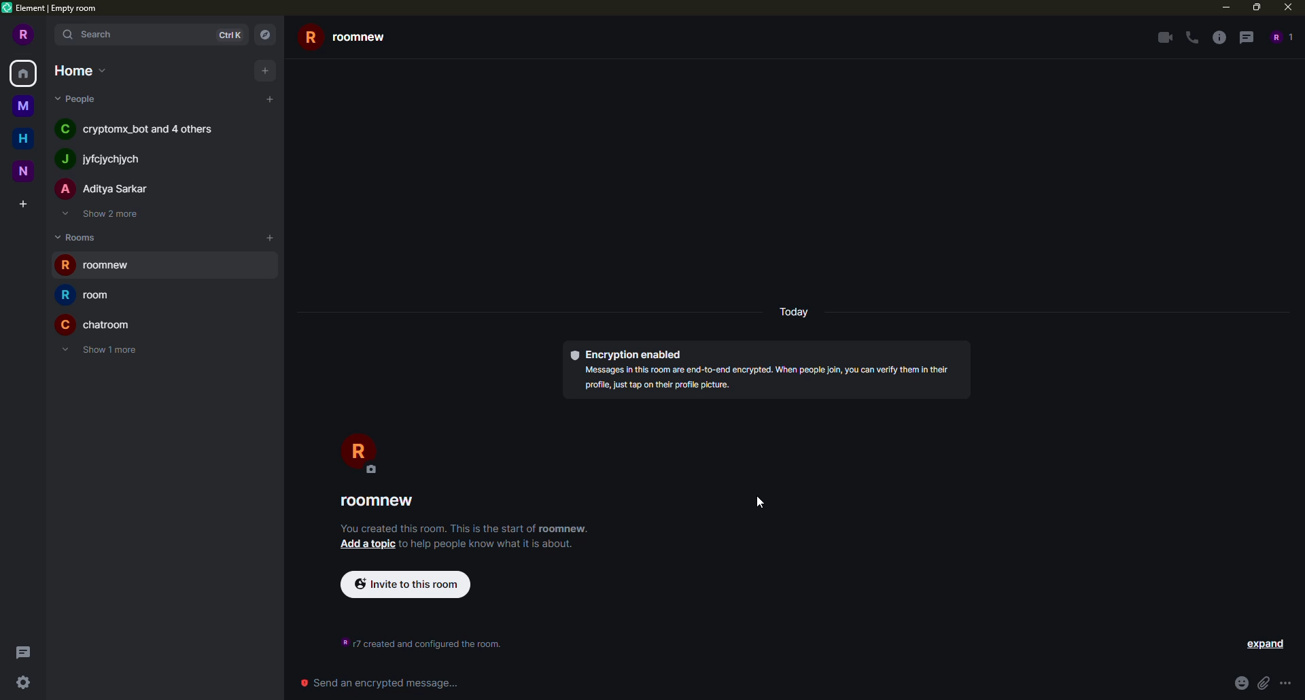  I want to click on room created, so click(99, 264).